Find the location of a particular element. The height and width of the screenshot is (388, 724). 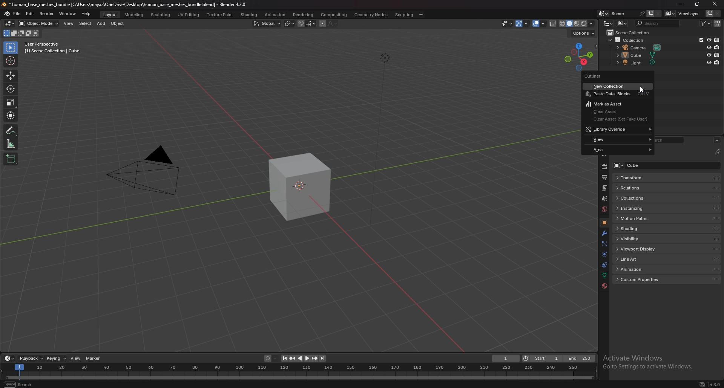

title is located at coordinates (125, 5).